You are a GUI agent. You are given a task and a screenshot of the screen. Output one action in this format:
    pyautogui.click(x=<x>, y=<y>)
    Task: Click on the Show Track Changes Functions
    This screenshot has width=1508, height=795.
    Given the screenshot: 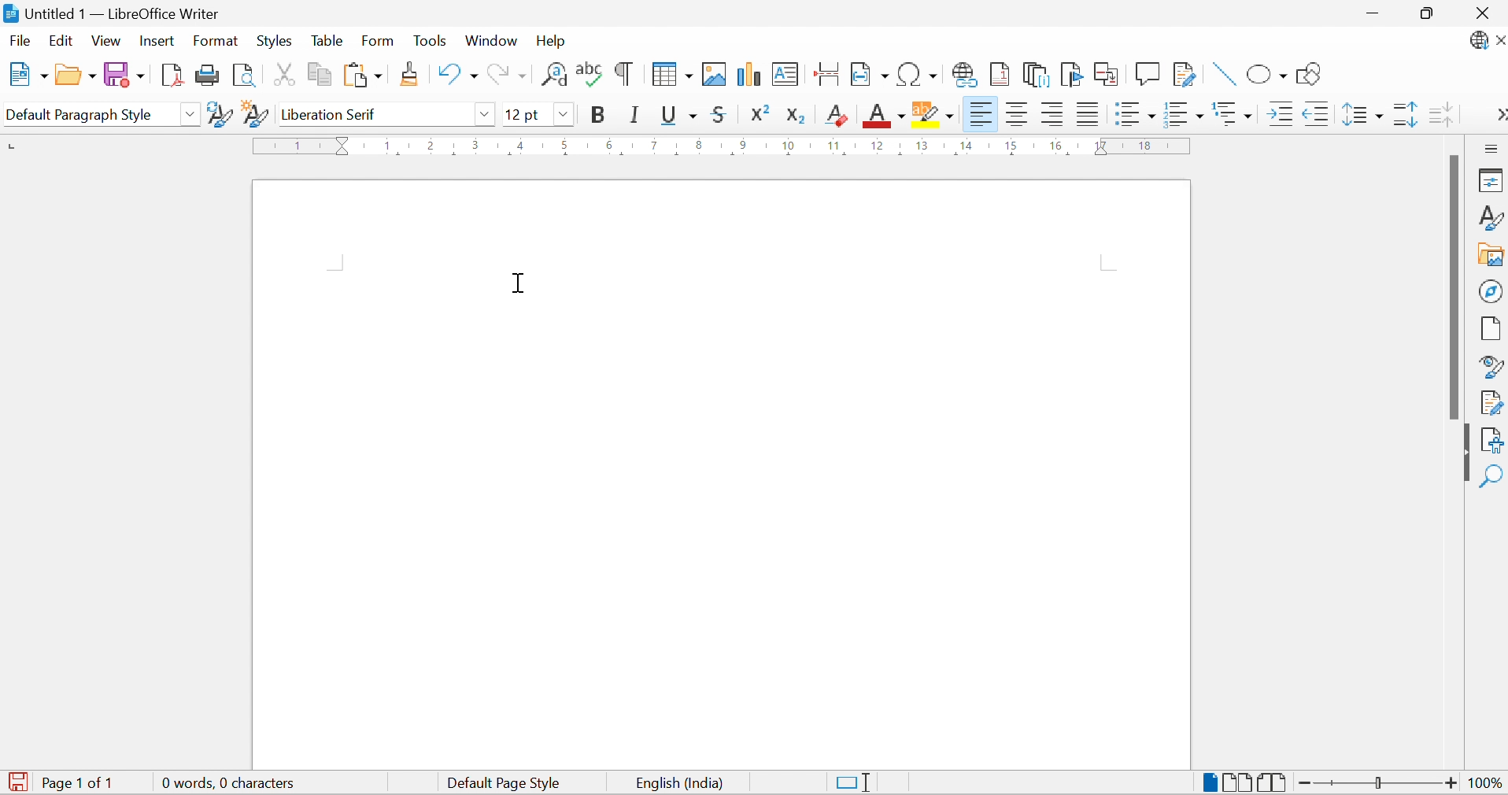 What is the action you would take?
    pyautogui.click(x=1187, y=76)
    